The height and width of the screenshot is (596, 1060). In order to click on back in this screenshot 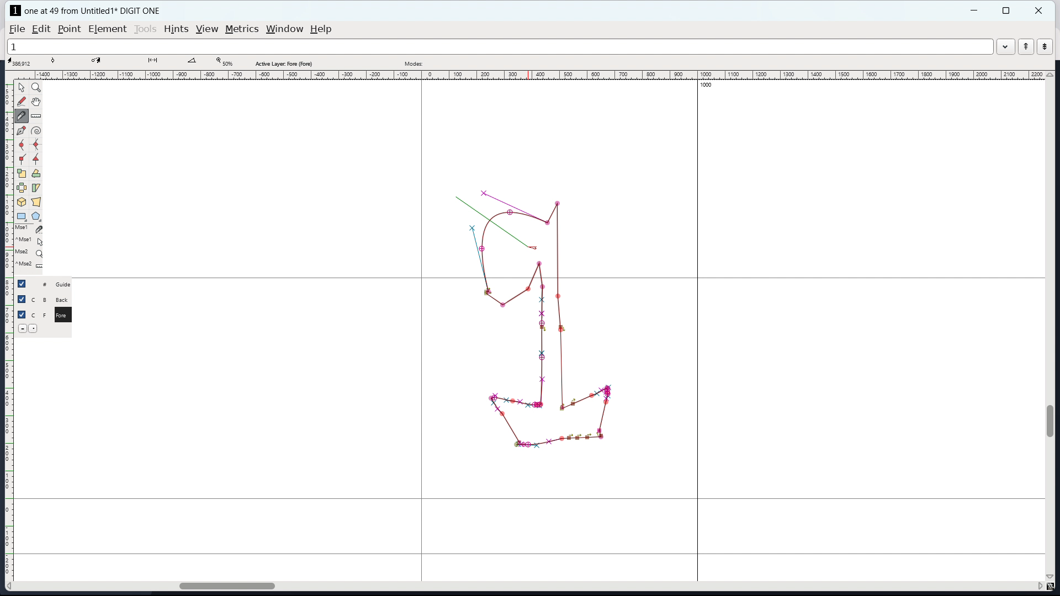, I will do `click(64, 300)`.